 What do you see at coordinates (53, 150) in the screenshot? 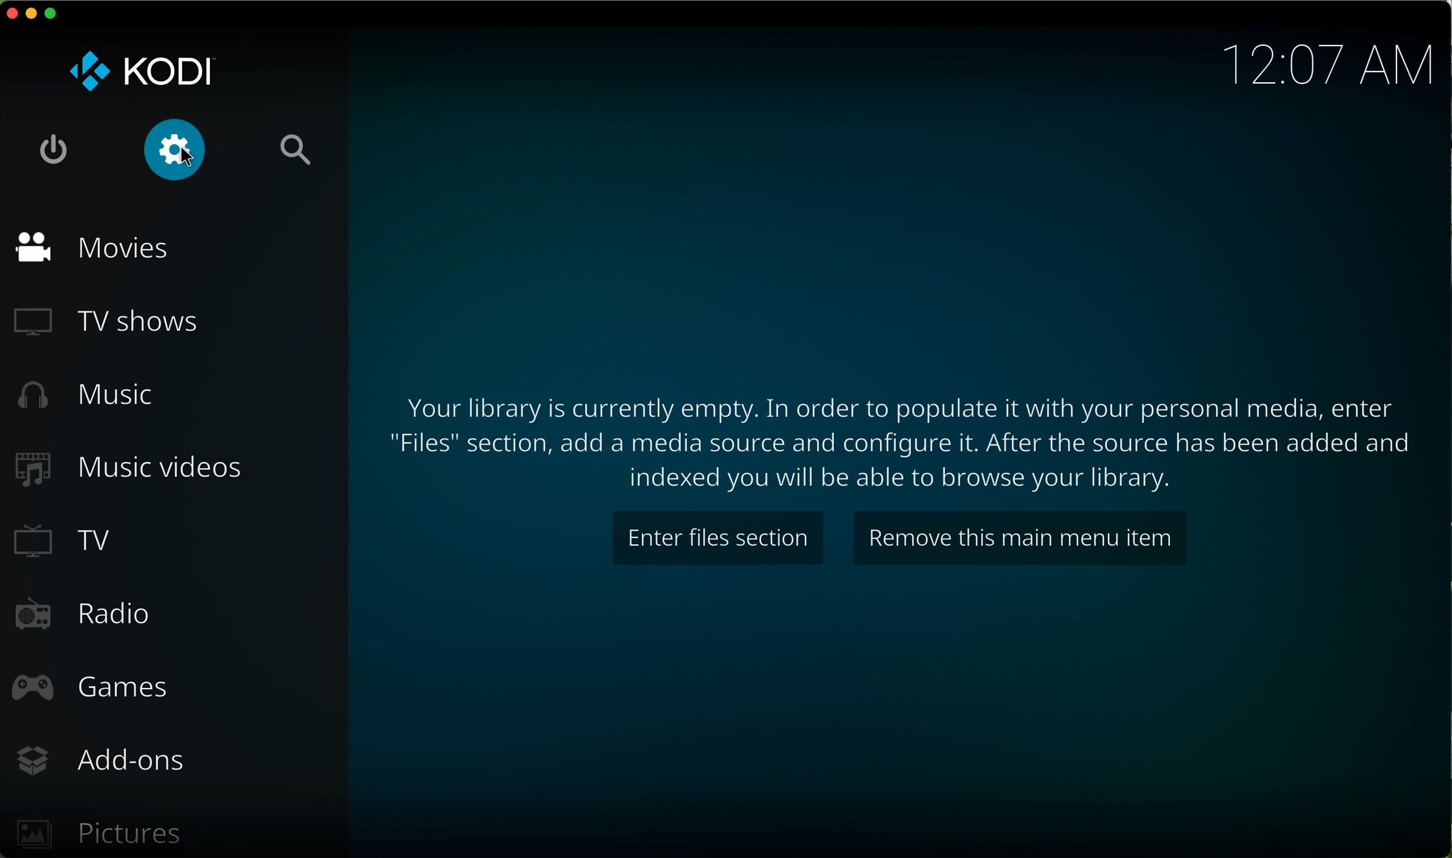
I see `shut down` at bounding box center [53, 150].